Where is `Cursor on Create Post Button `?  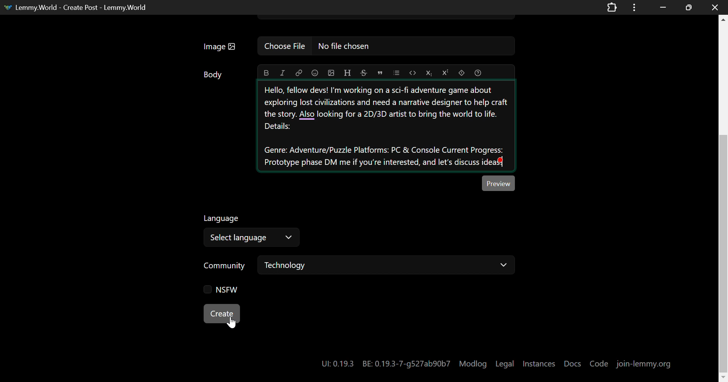
Cursor on Create Post Button  is located at coordinates (231, 322).